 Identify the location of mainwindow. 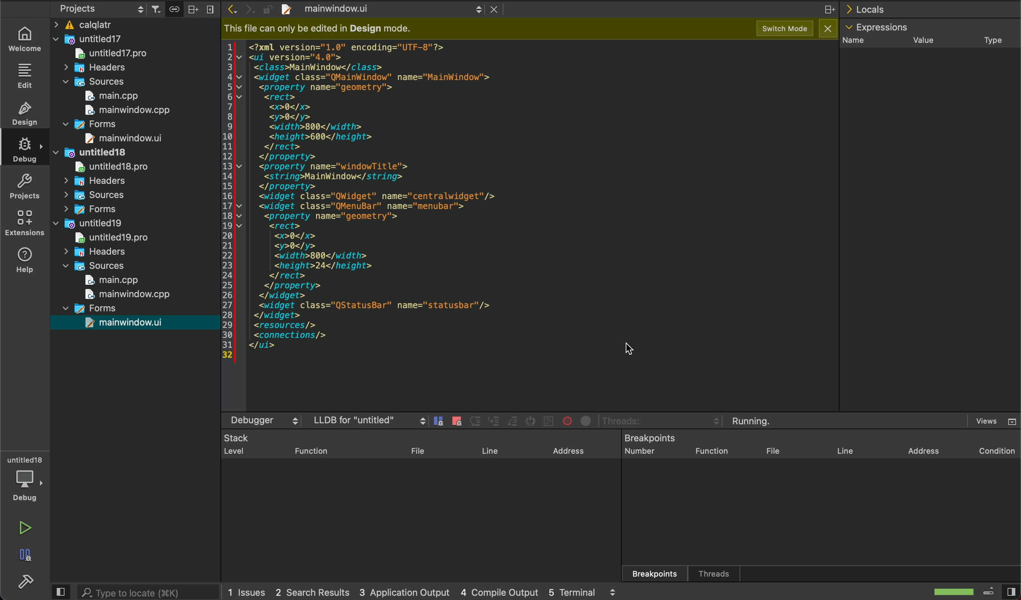
(127, 111).